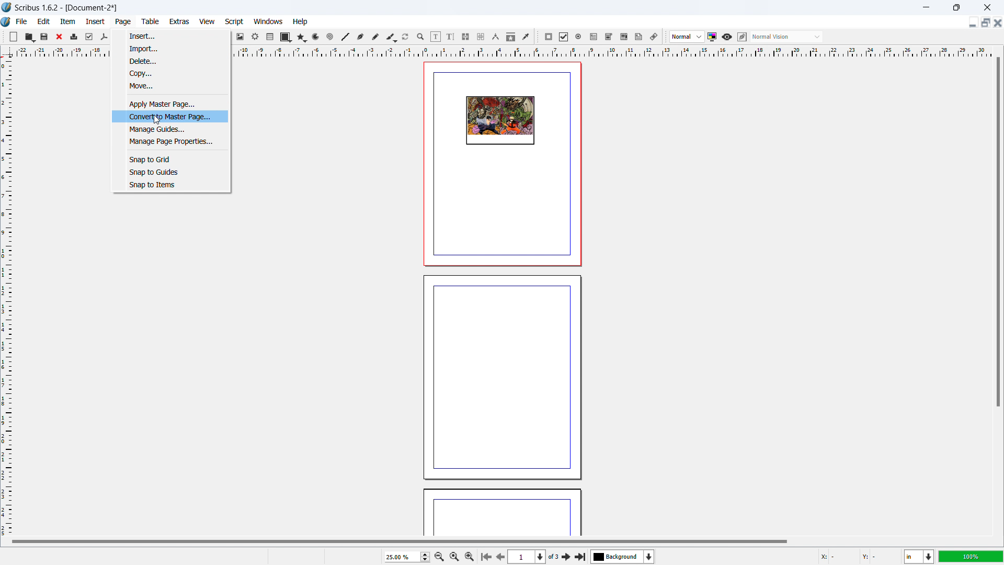 This screenshot has width=1004, height=565. Describe the element at coordinates (171, 104) in the screenshot. I see `apply master page` at that location.